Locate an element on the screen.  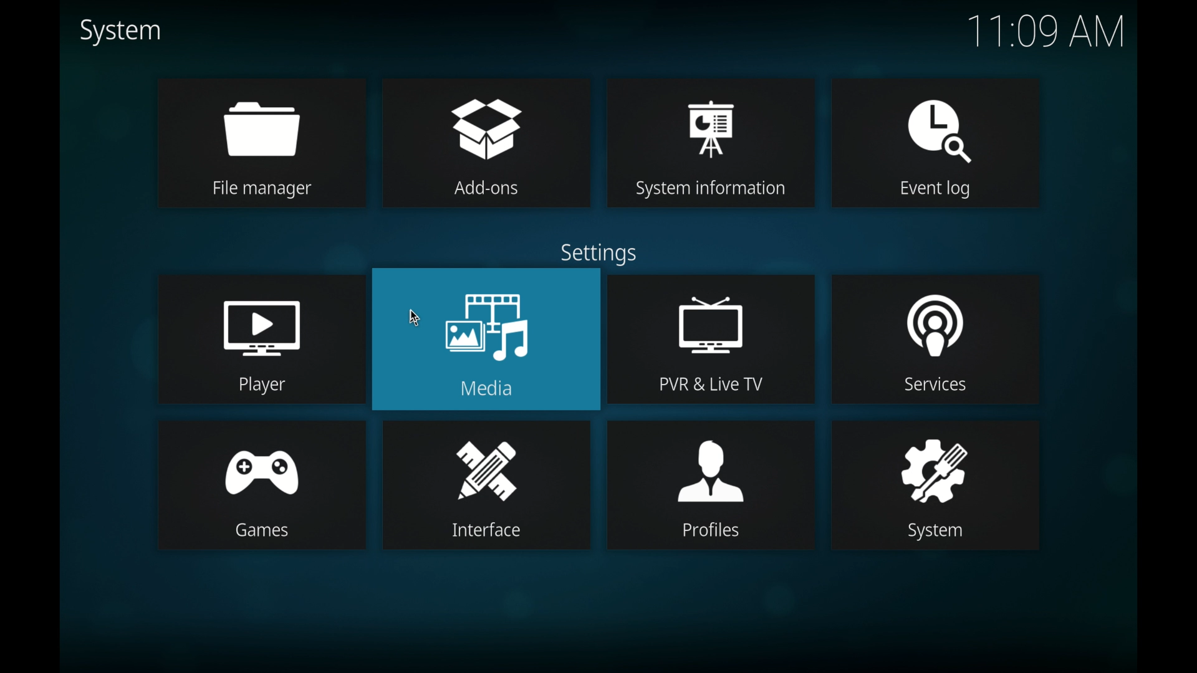
pvr and live tv is located at coordinates (711, 340).